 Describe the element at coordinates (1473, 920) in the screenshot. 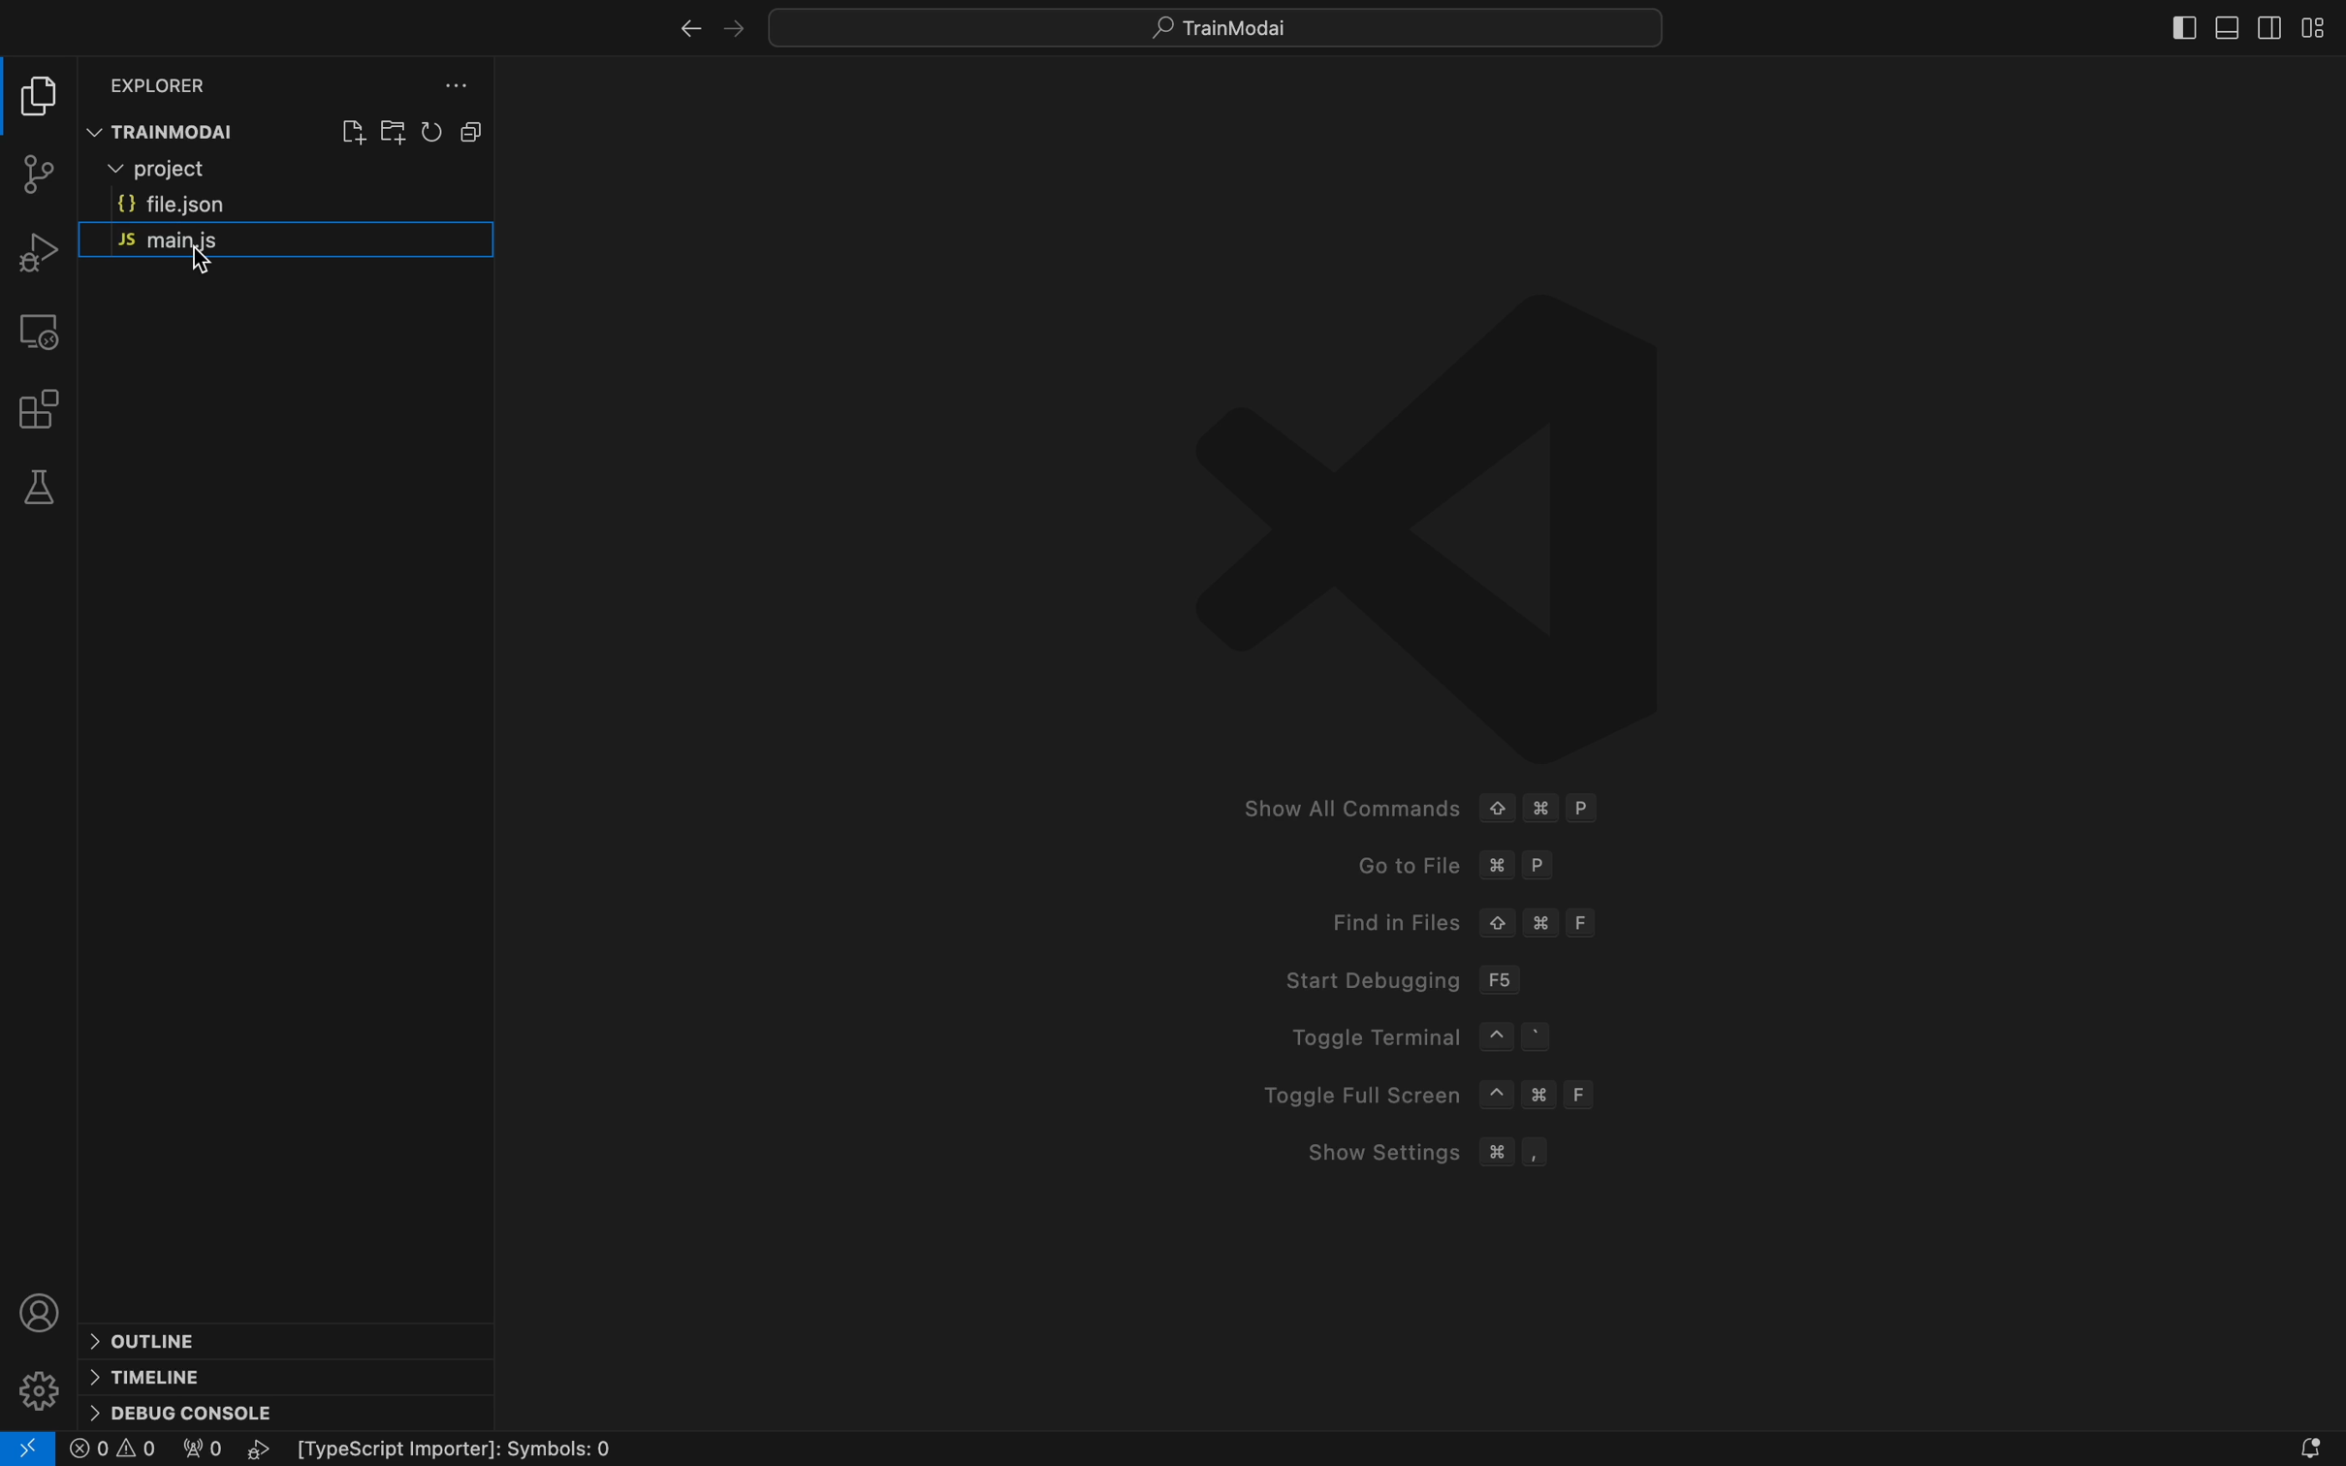

I see `Find in files` at that location.